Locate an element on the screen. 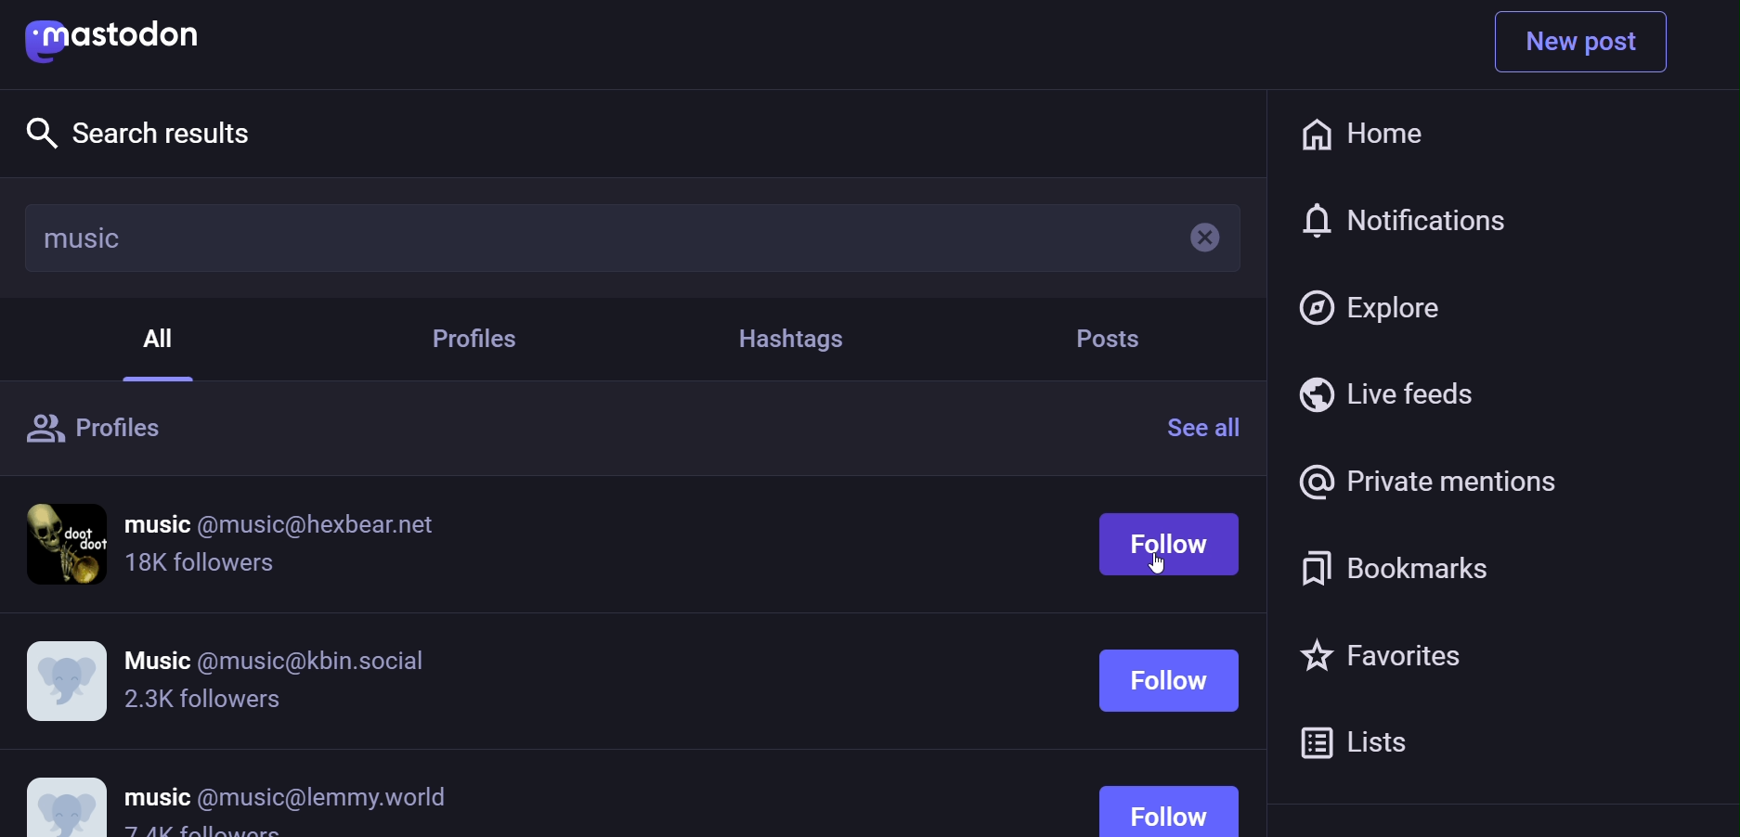 The width and height of the screenshot is (1740, 837). name is located at coordinates (283, 524).